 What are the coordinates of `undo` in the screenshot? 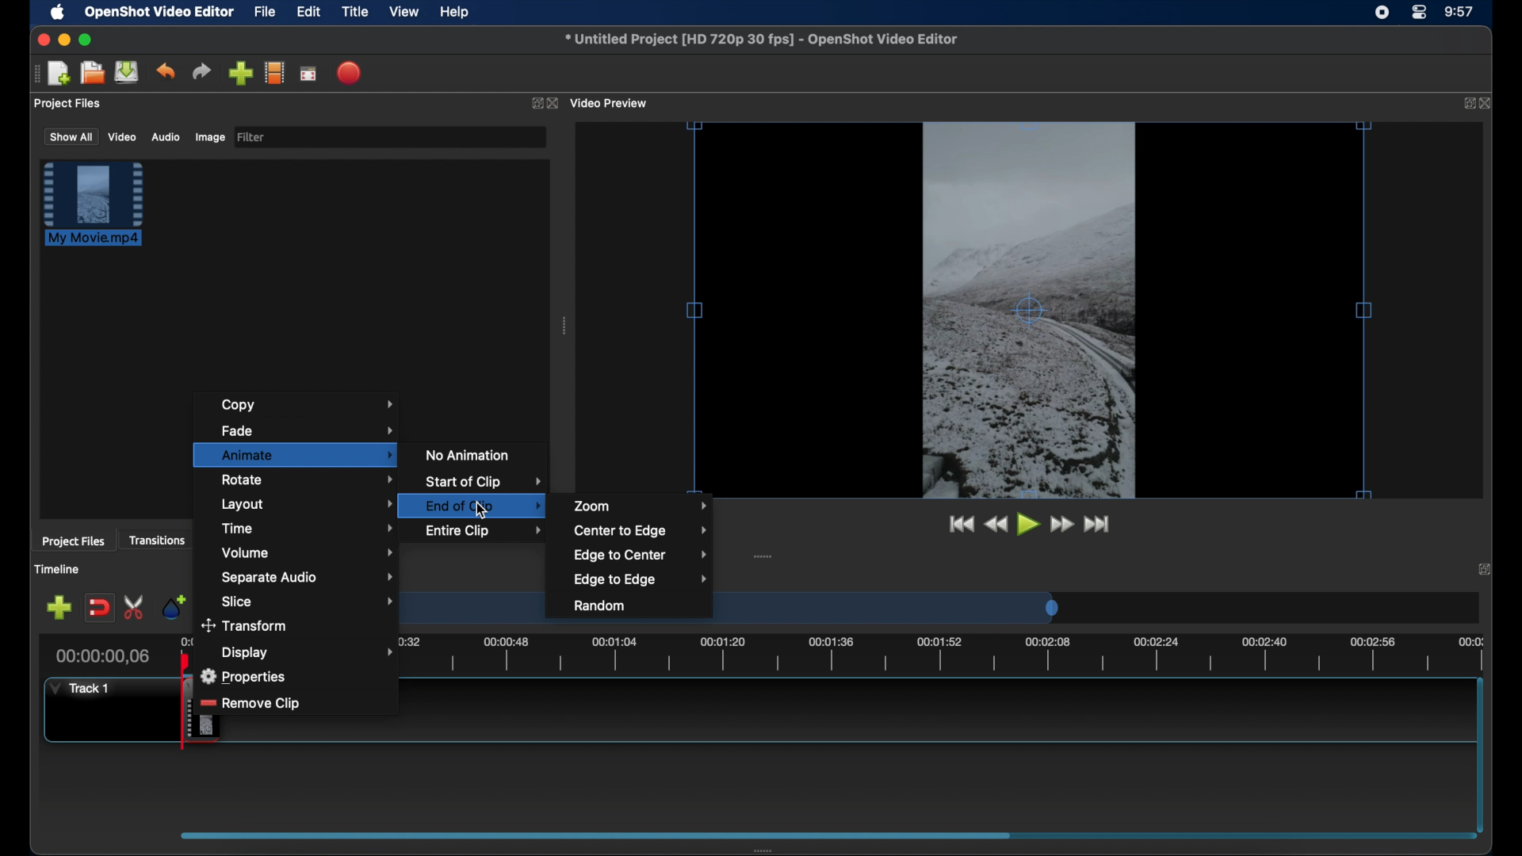 It's located at (165, 71).